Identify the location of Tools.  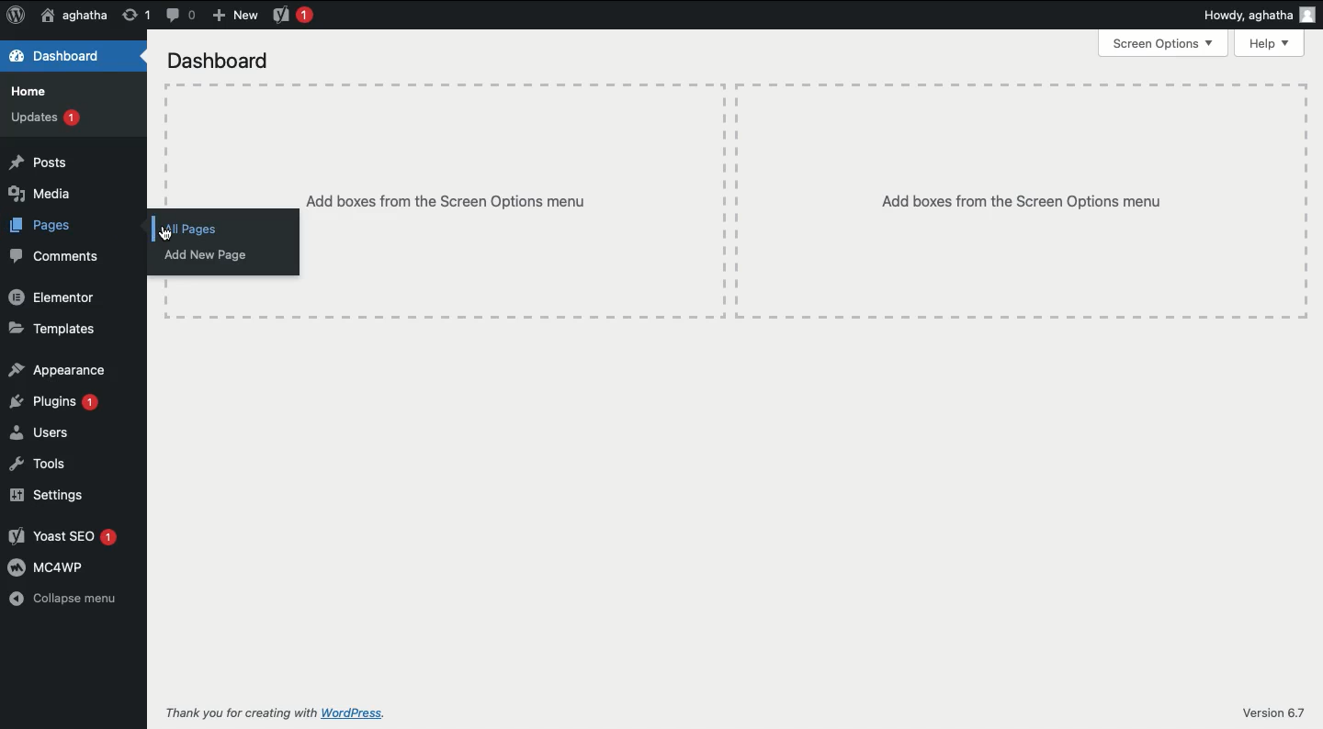
(36, 463).